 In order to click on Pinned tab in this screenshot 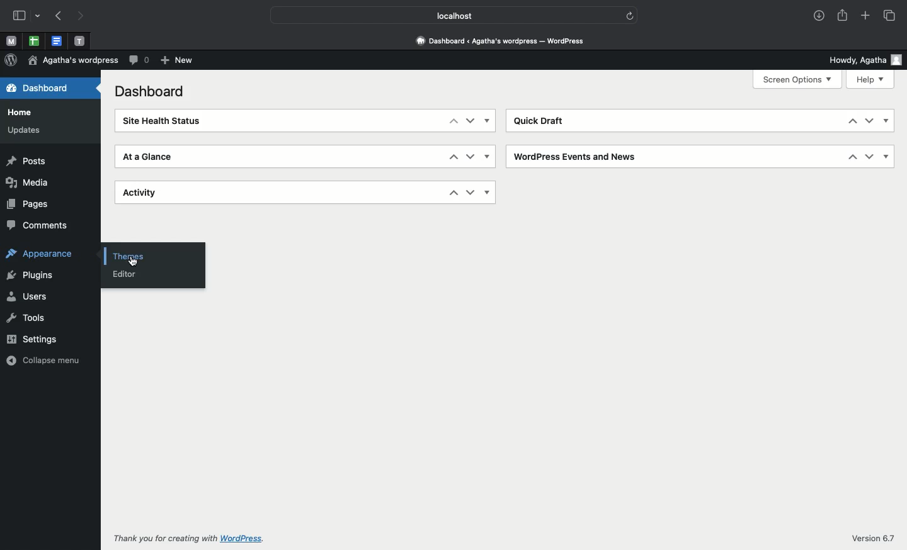, I will do `click(80, 42)`.